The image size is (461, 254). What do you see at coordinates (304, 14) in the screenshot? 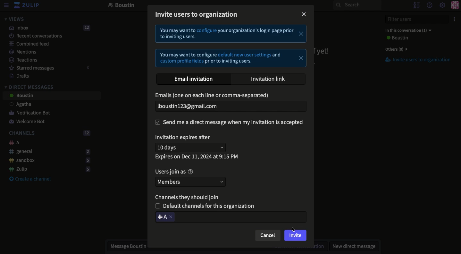
I see `` at bounding box center [304, 14].